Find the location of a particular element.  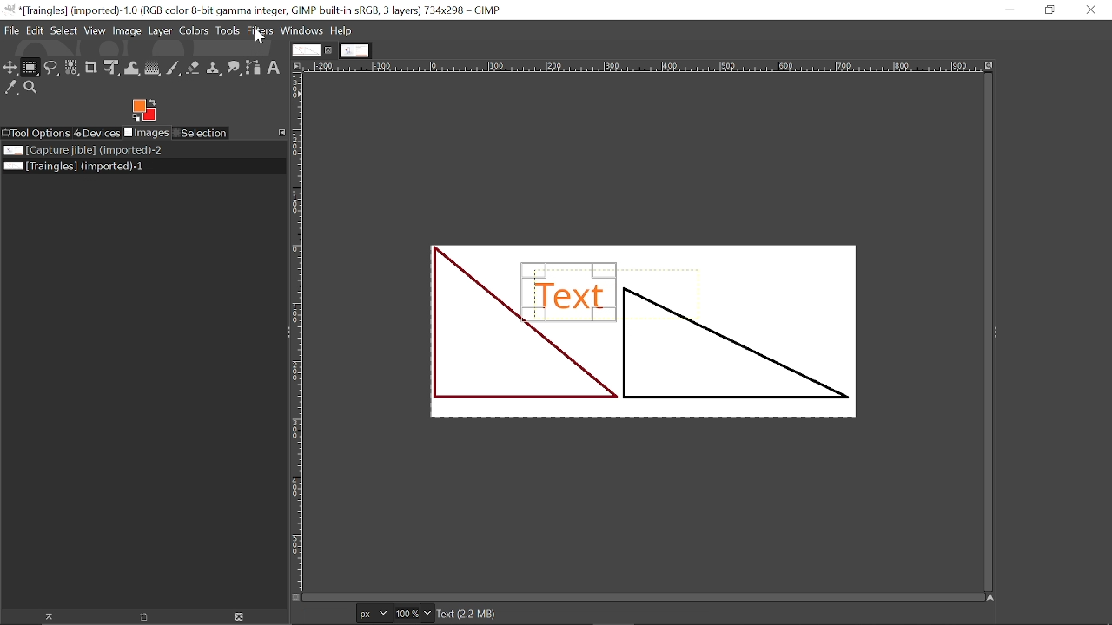

Free select is located at coordinates (52, 67).